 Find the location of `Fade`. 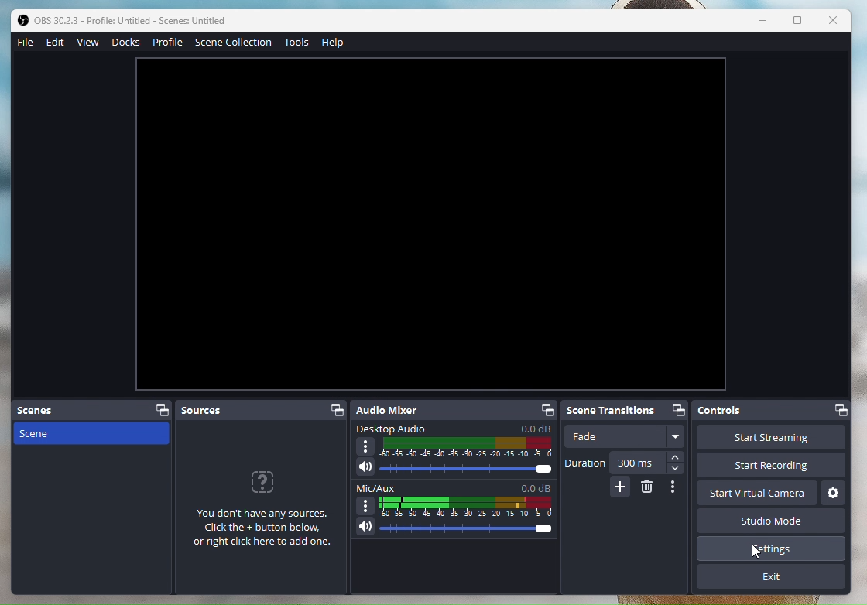

Fade is located at coordinates (624, 436).